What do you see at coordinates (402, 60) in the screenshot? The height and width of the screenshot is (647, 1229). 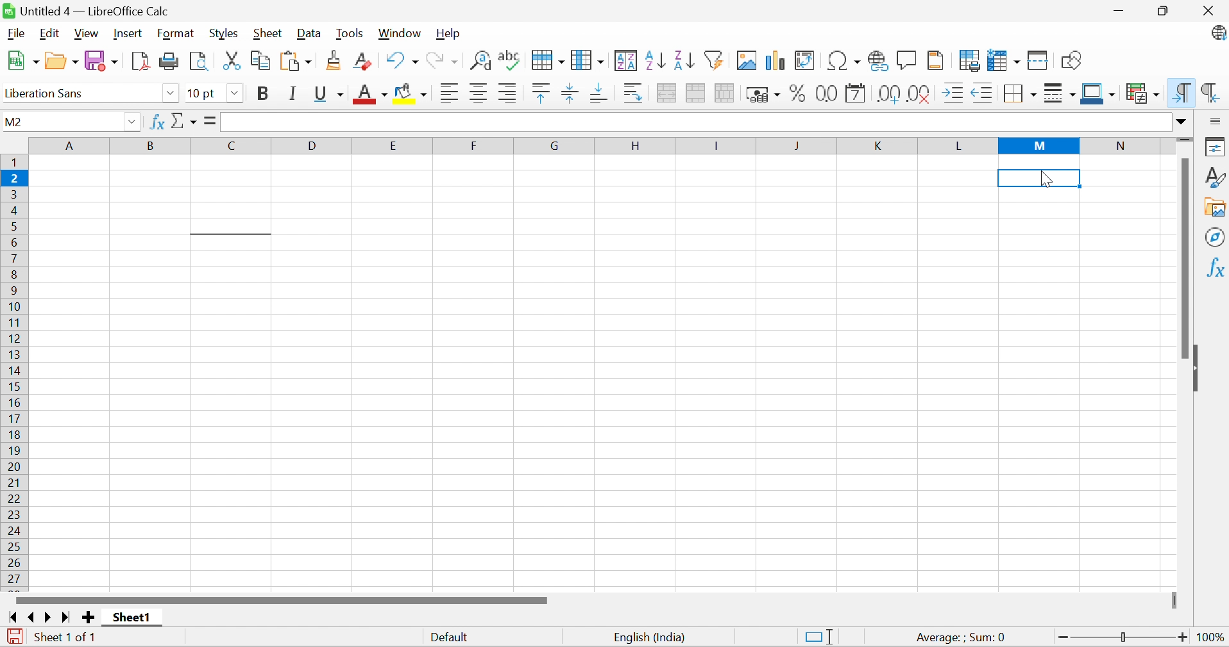 I see `Undo` at bounding box center [402, 60].